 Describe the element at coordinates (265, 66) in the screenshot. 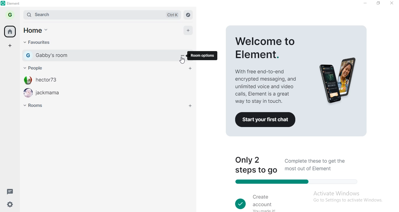

I see `welcome to elements` at that location.